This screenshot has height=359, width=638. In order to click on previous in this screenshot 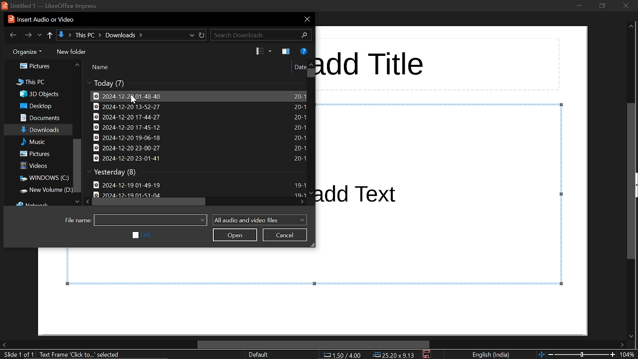, I will do `click(11, 34)`.